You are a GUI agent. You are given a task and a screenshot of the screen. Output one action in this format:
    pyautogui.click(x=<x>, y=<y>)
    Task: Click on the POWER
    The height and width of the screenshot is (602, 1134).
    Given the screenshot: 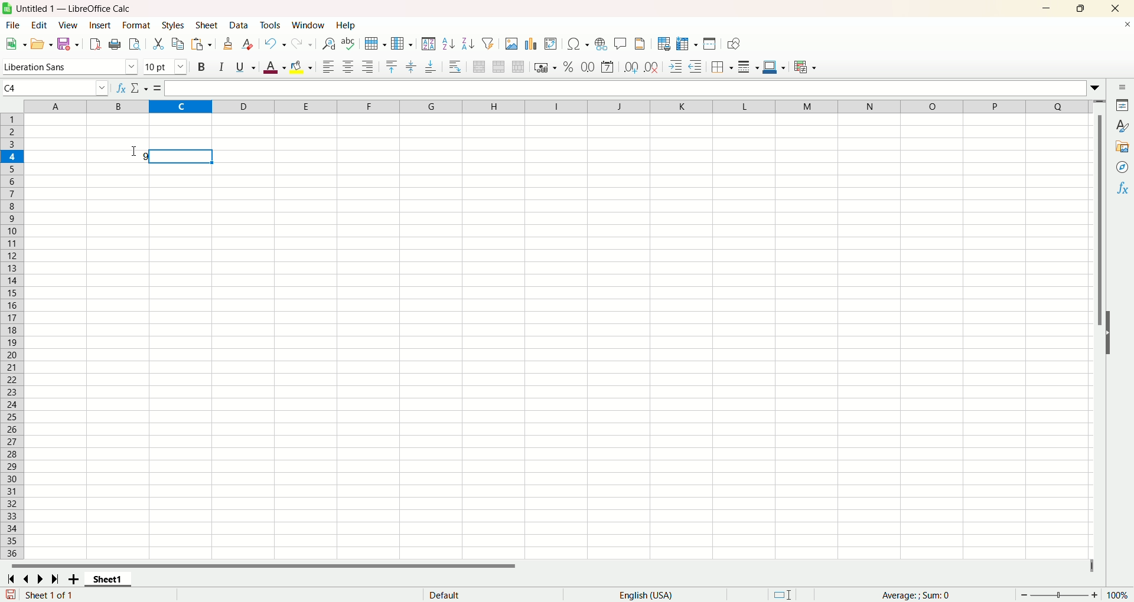 What is the action you would take?
    pyautogui.click(x=54, y=87)
    